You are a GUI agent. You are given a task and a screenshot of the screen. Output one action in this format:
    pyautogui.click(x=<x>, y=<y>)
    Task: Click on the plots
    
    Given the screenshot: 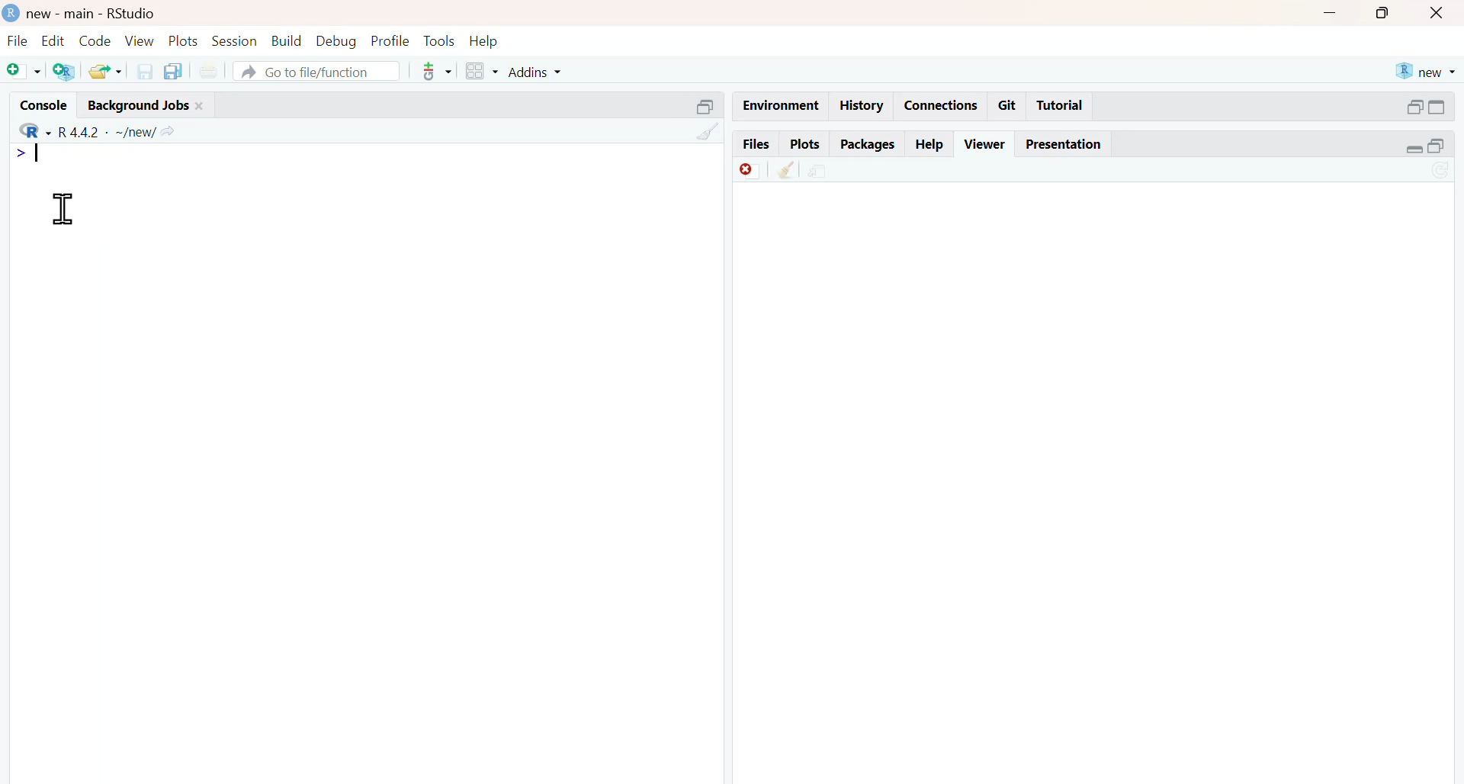 What is the action you would take?
    pyautogui.click(x=807, y=145)
    